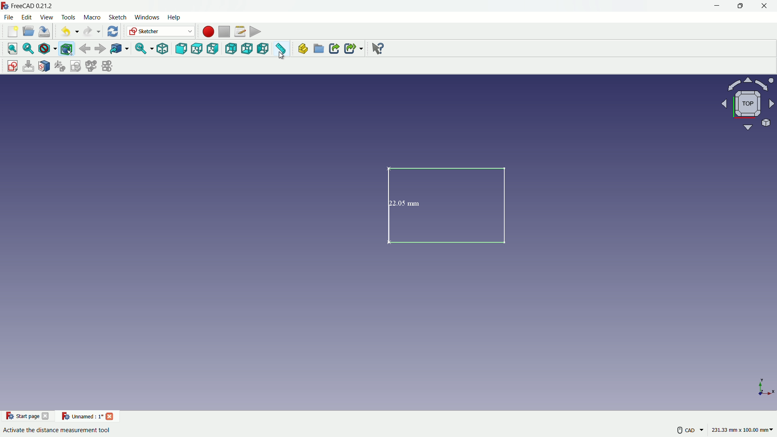  What do you see at coordinates (68, 17) in the screenshot?
I see `tools menu` at bounding box center [68, 17].